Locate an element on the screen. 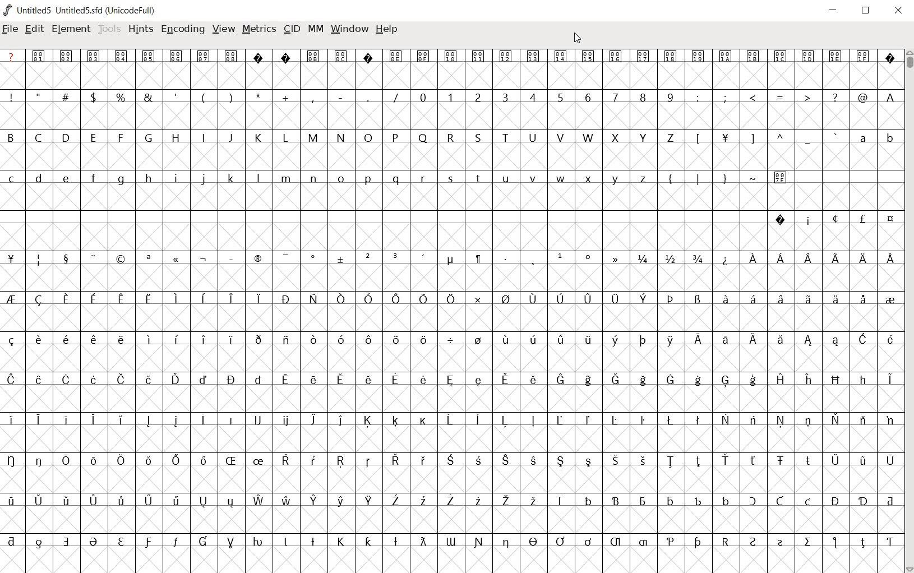 This screenshot has width=914, height=573. Symbol is located at coordinates (562, 57).